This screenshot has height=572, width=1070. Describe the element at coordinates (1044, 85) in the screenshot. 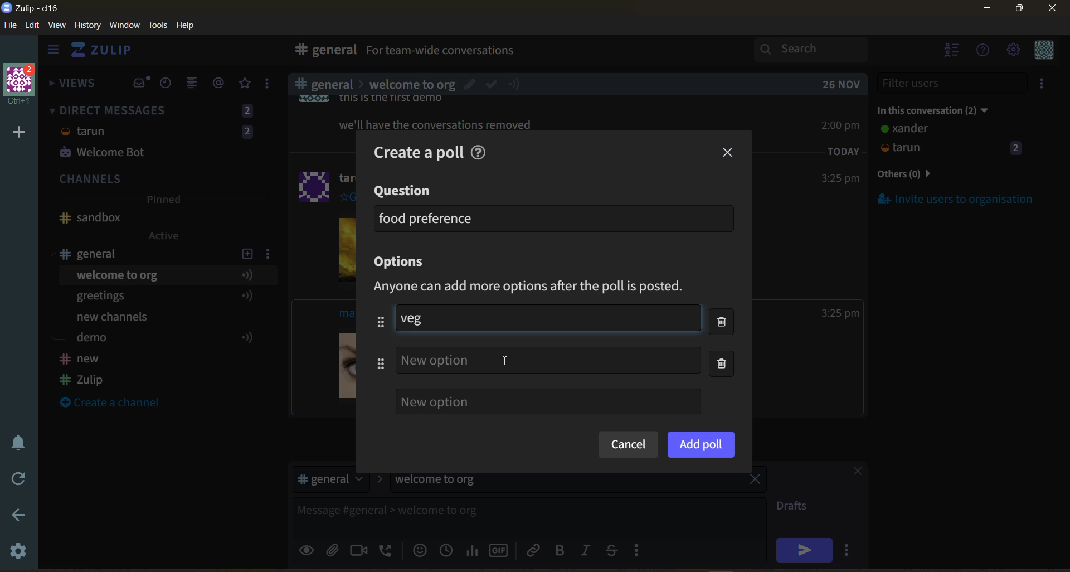

I see `invite users to organisation` at that location.